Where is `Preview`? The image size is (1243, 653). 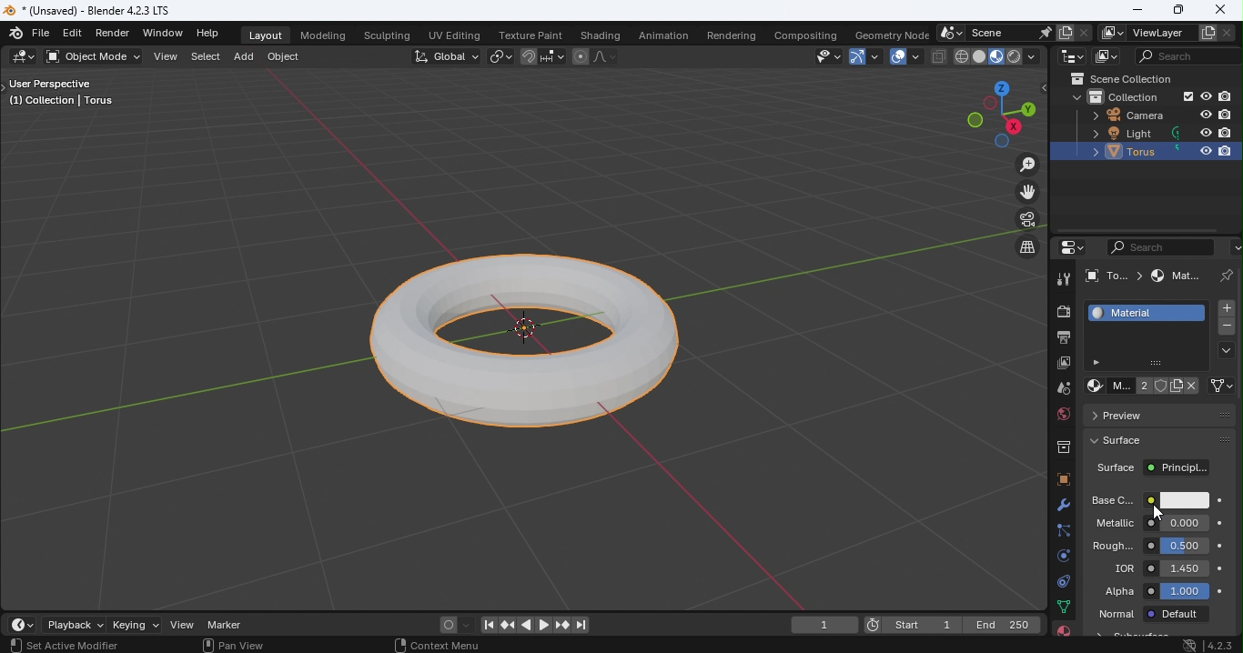 Preview is located at coordinates (1163, 414).